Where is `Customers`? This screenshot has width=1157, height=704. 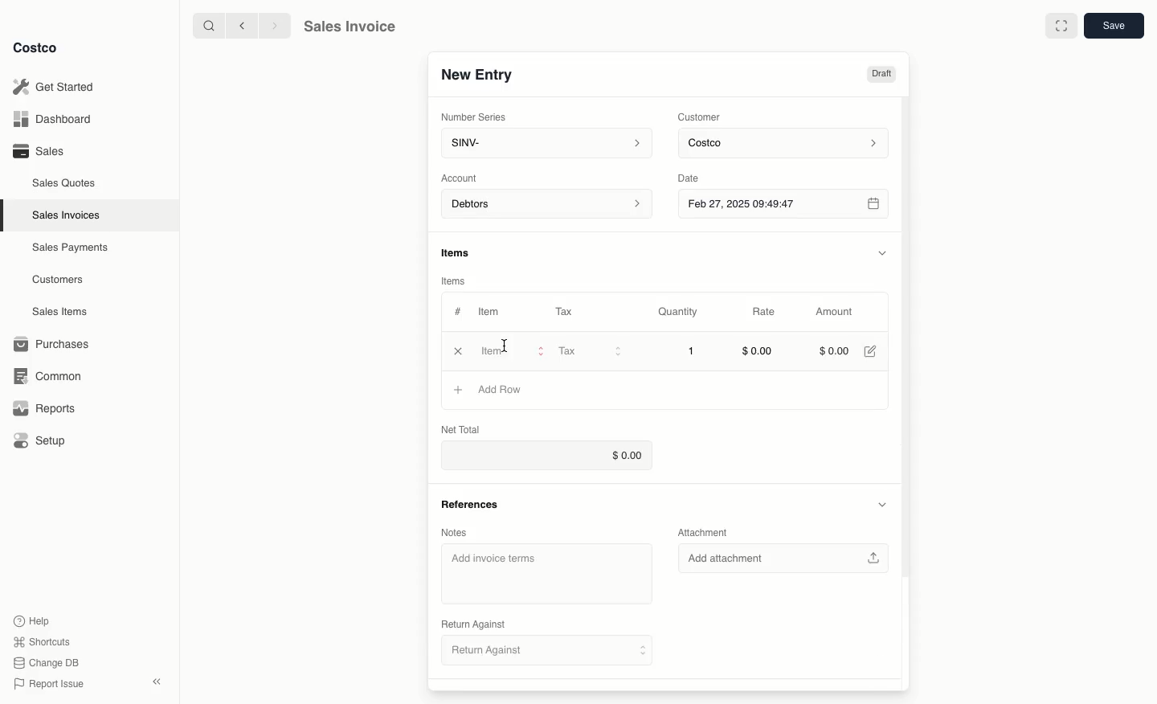
Customers is located at coordinates (60, 280).